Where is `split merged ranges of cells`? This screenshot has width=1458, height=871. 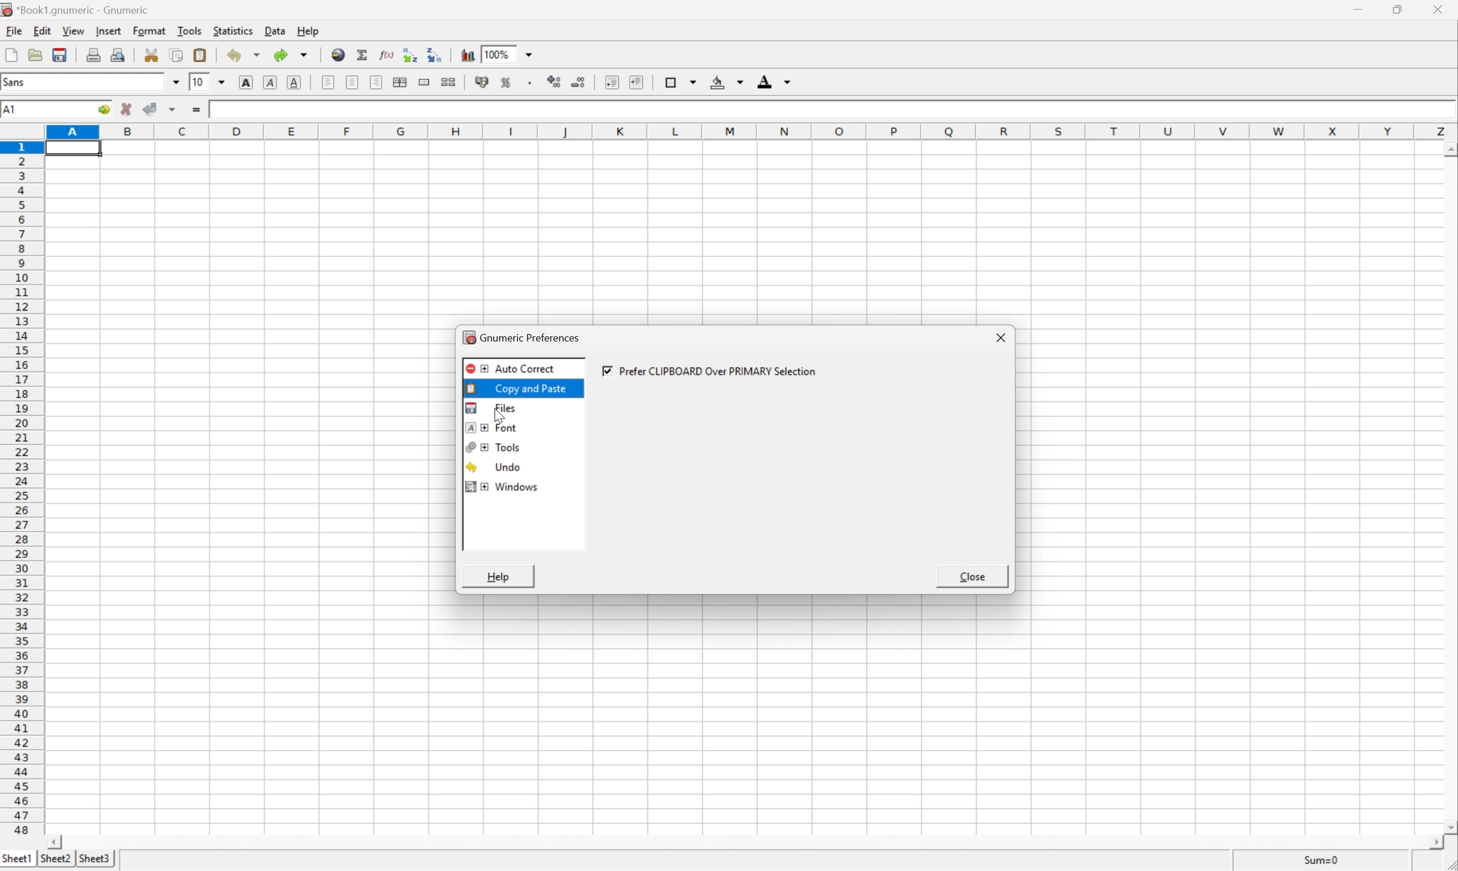
split merged ranges of cells is located at coordinates (449, 83).